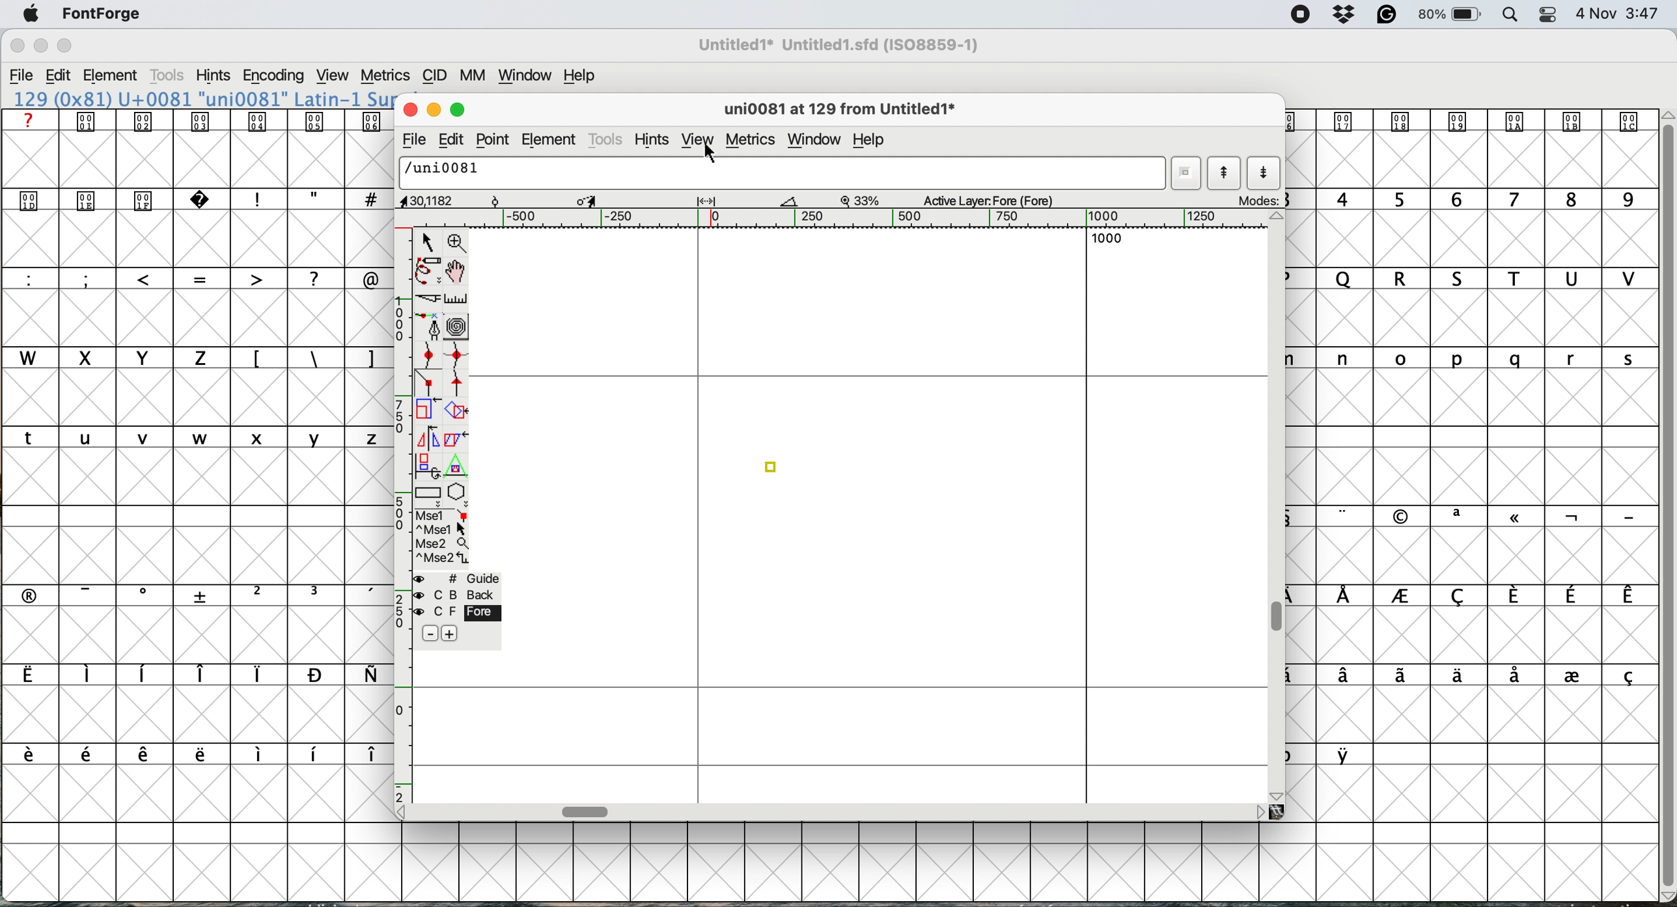  Describe the element at coordinates (428, 297) in the screenshot. I see `cut splines in two` at that location.